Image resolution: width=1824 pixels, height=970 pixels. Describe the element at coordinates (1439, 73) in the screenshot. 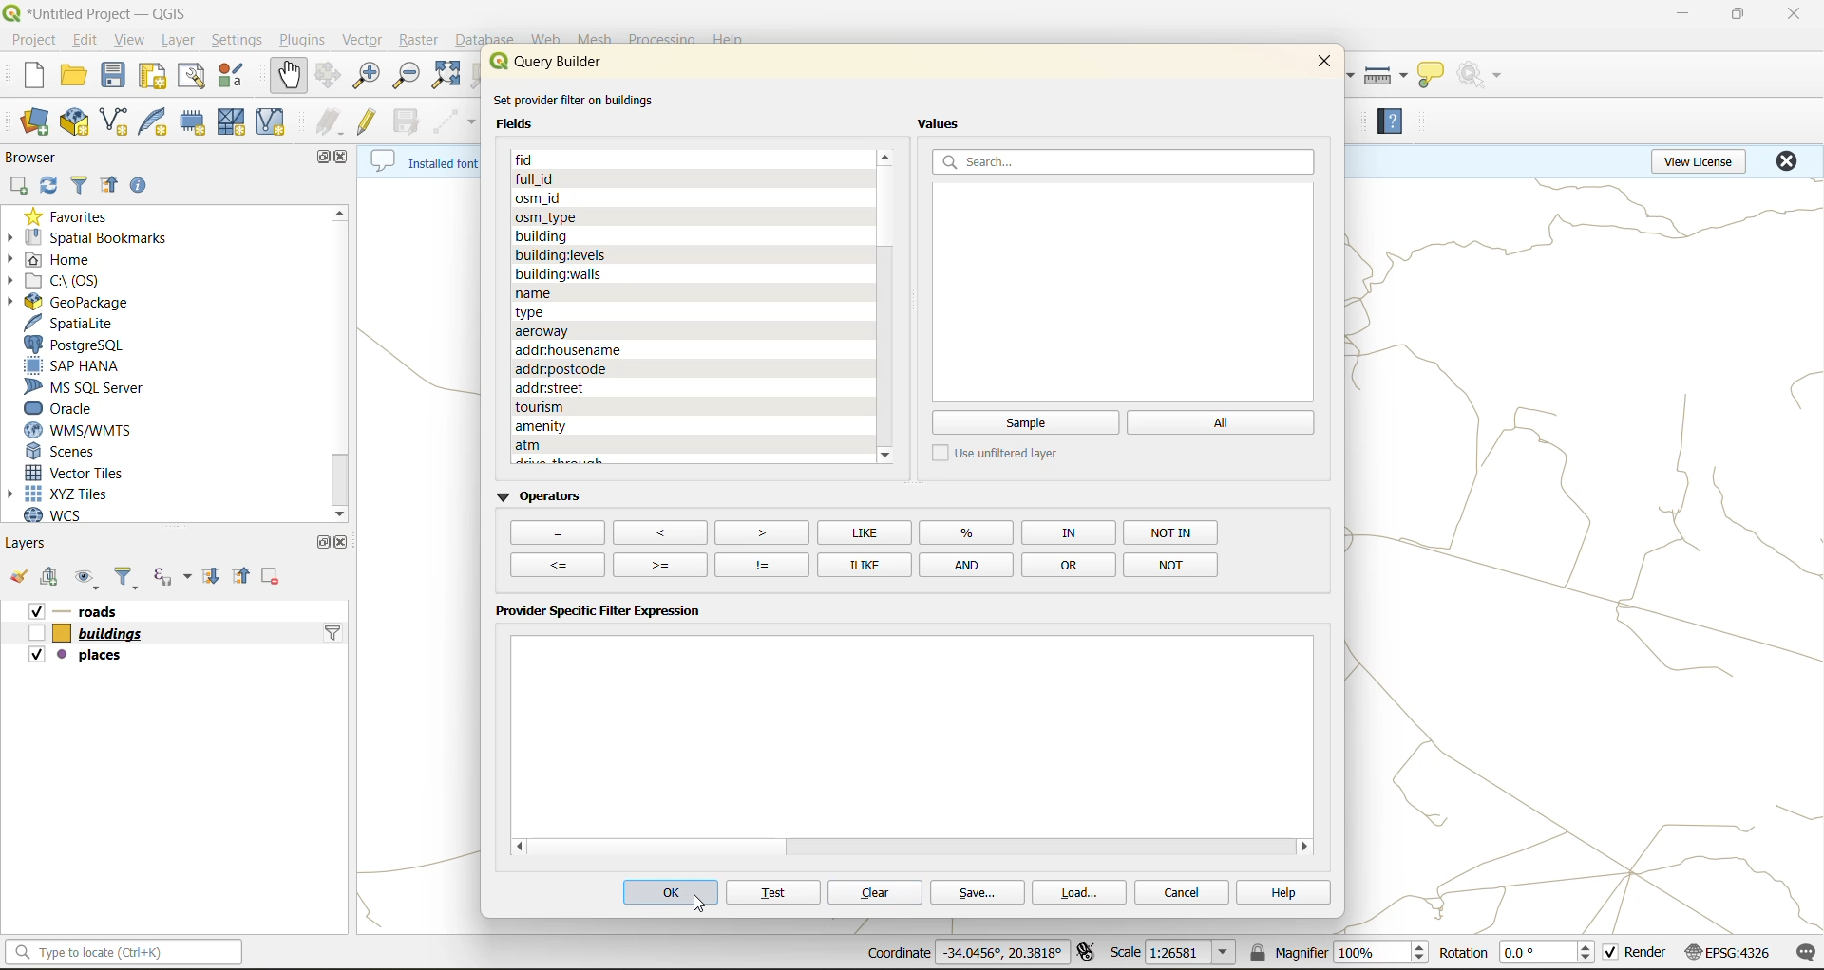

I see `show tips` at that location.